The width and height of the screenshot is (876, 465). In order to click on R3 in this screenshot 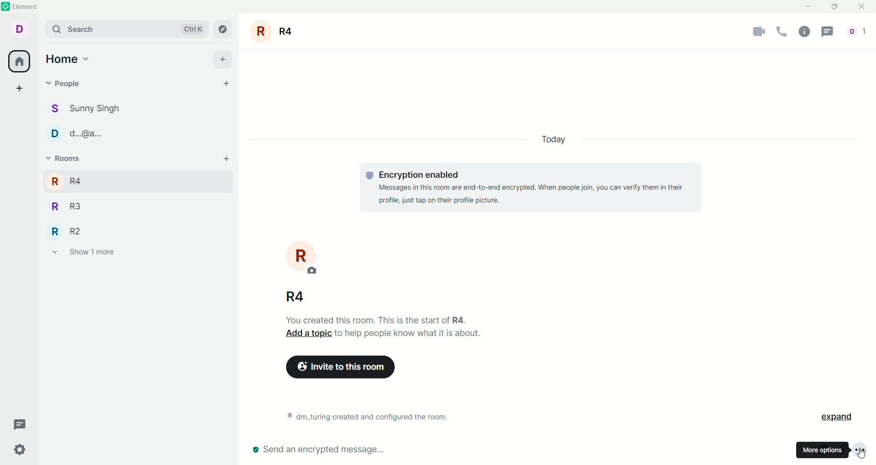, I will do `click(79, 207)`.